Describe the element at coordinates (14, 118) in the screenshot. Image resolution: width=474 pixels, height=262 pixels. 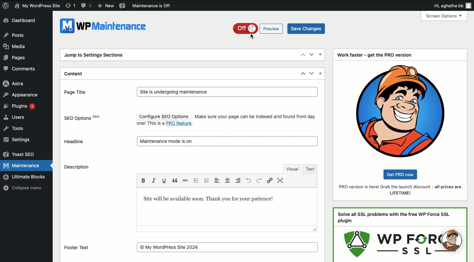
I see `Users` at that location.